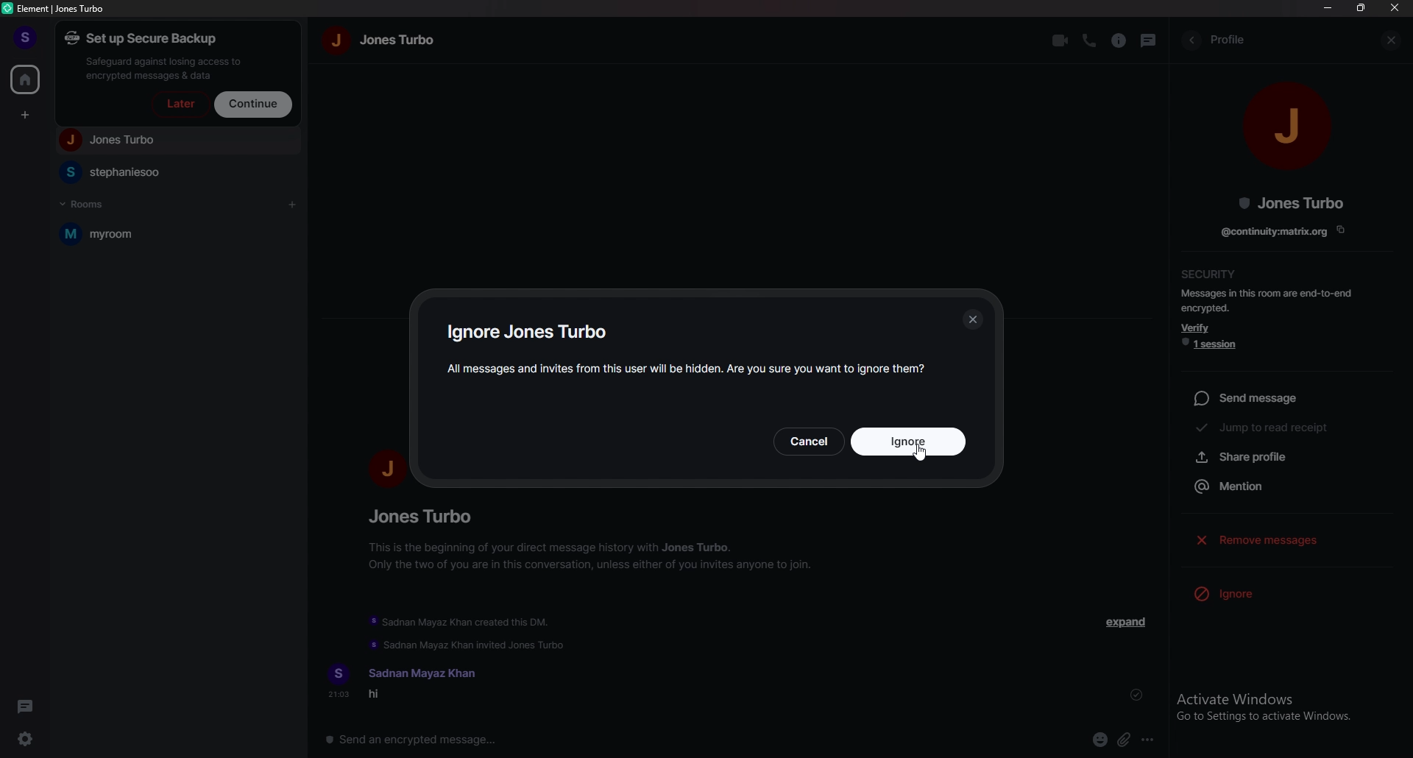 Image resolution: width=1413 pixels, height=758 pixels. Describe the element at coordinates (157, 55) in the screenshot. I see `set up a secure backup` at that location.